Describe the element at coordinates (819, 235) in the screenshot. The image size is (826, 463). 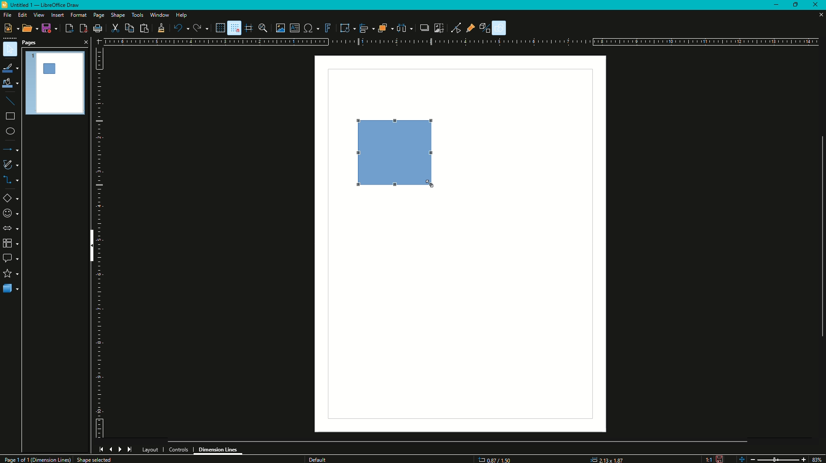
I see `Scroll` at that location.